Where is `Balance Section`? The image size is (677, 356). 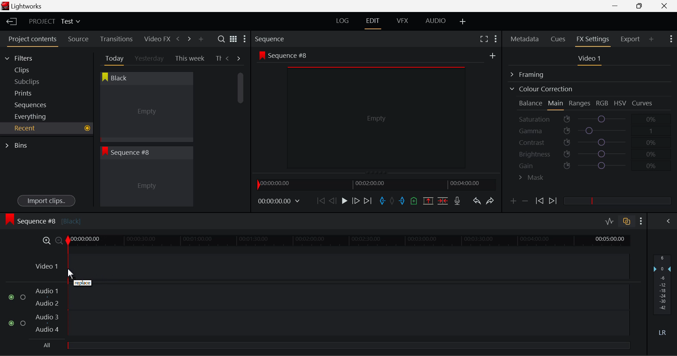 Balance Section is located at coordinates (531, 103).